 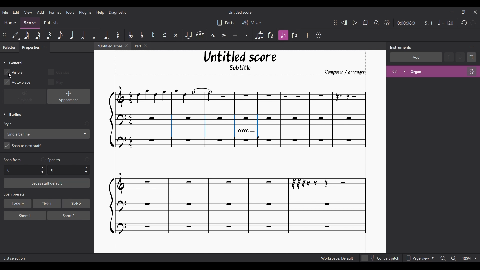 I want to click on Tempo, so click(x=446, y=23).